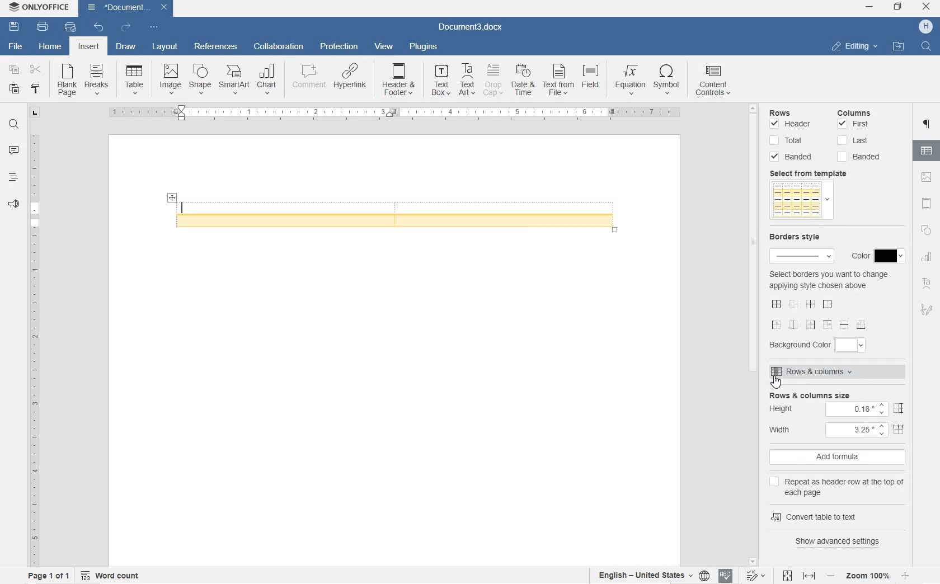 The width and height of the screenshot is (940, 584). I want to click on chart, so click(267, 79).